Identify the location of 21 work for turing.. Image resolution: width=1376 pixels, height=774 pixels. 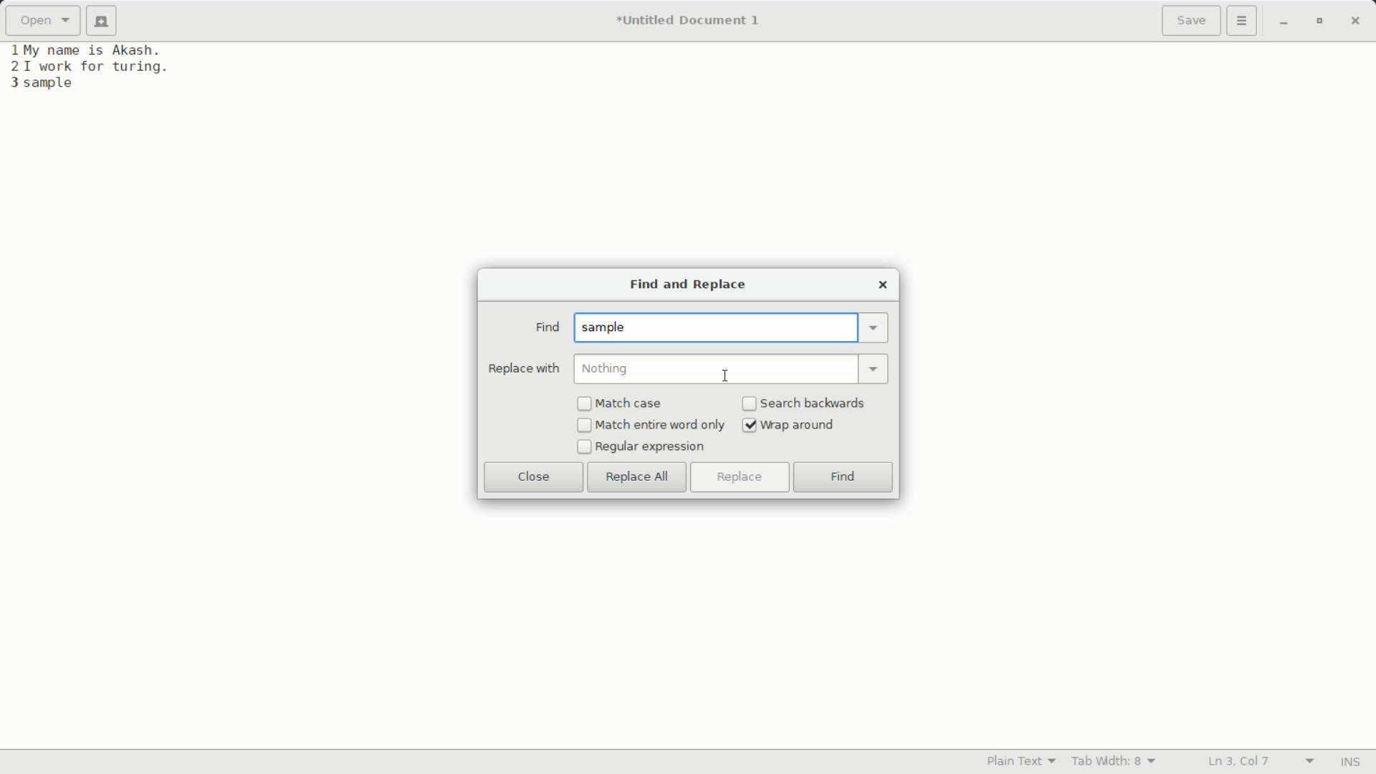
(87, 67).